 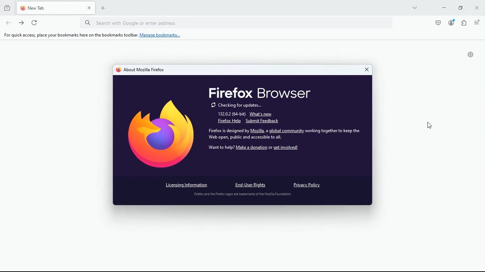 I want to click on maximize, so click(x=459, y=8).